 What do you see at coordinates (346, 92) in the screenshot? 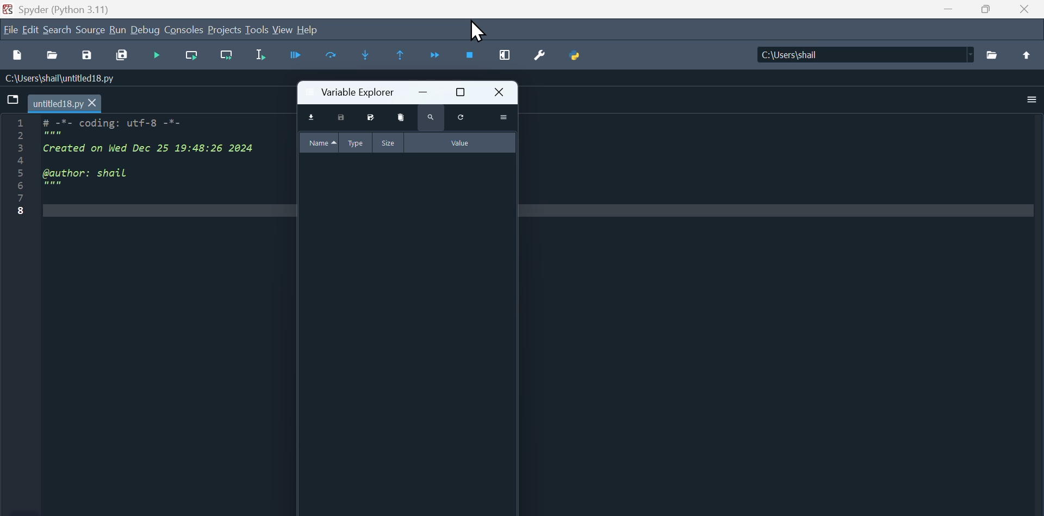
I see `variable explorer` at bounding box center [346, 92].